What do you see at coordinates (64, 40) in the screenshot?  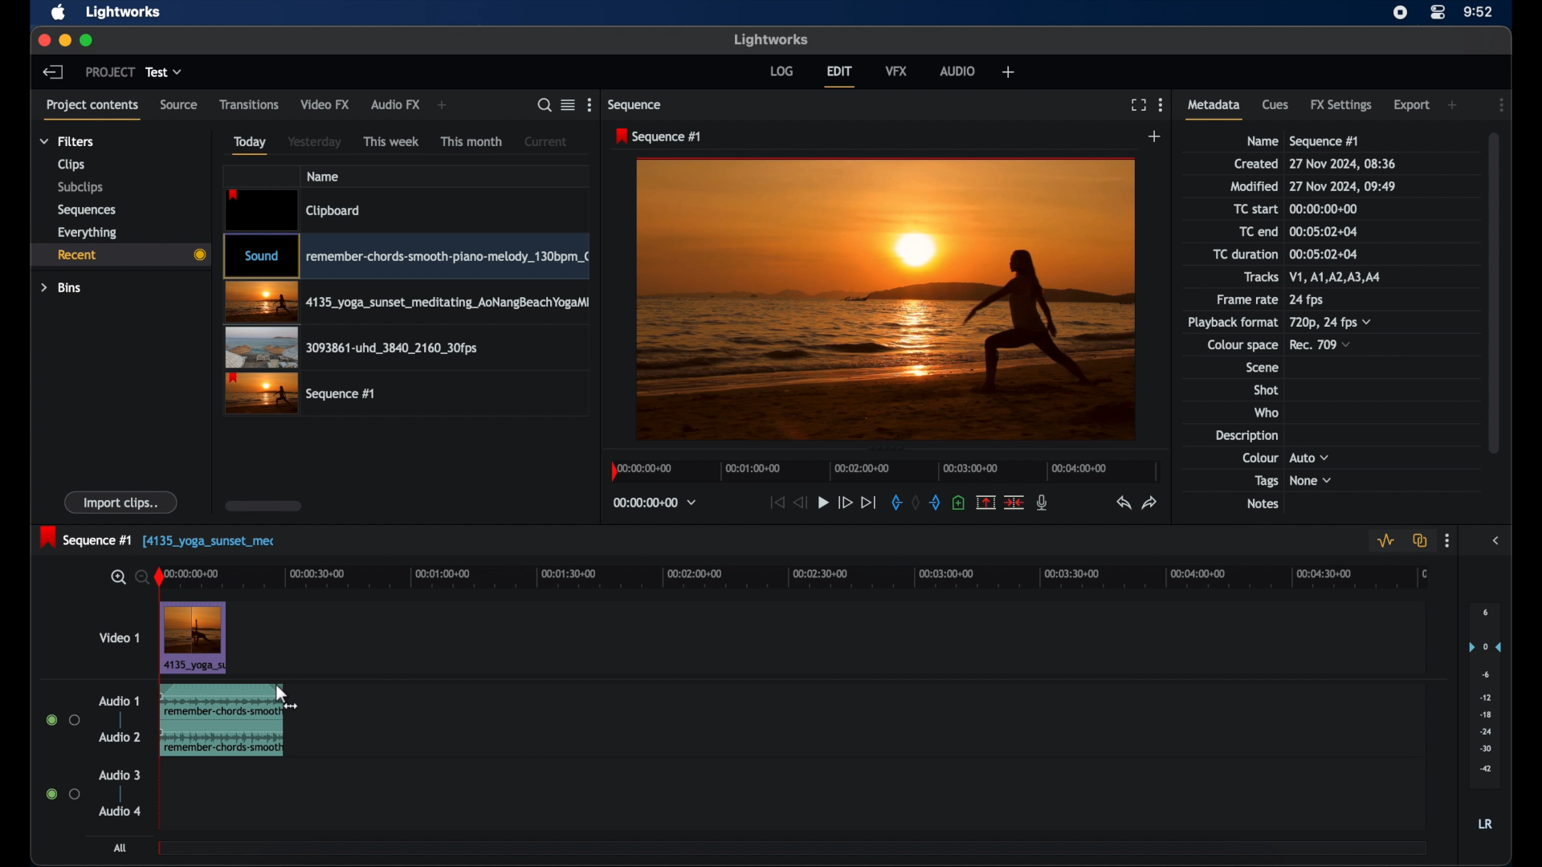 I see `minimize` at bounding box center [64, 40].